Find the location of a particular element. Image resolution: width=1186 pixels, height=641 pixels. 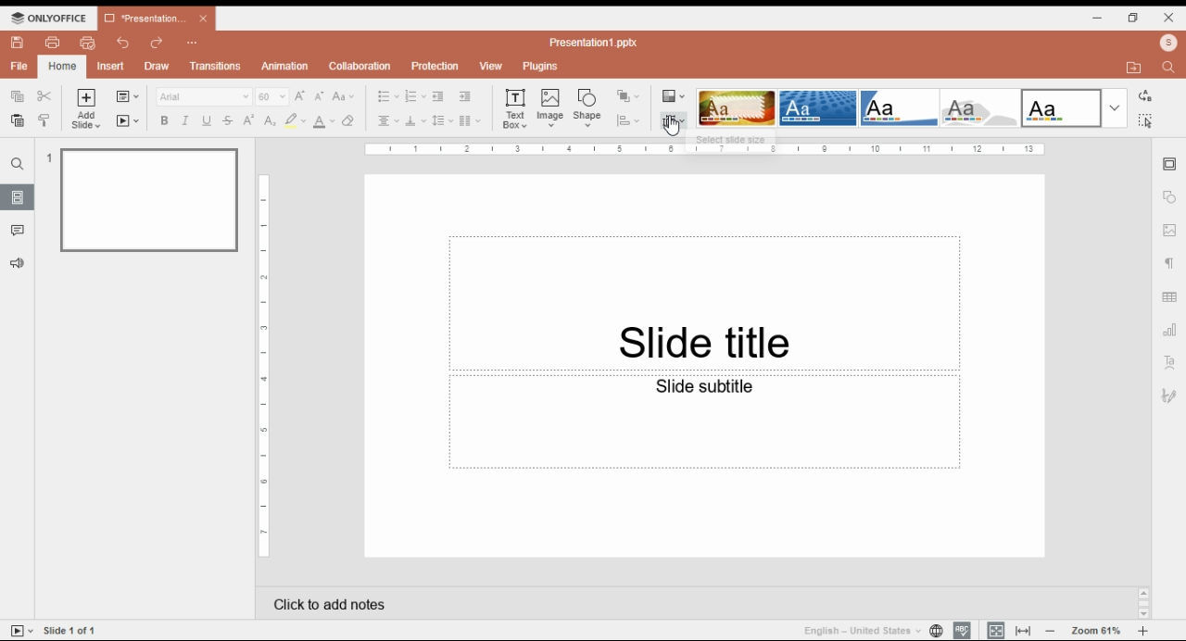

add slide is located at coordinates (88, 109).